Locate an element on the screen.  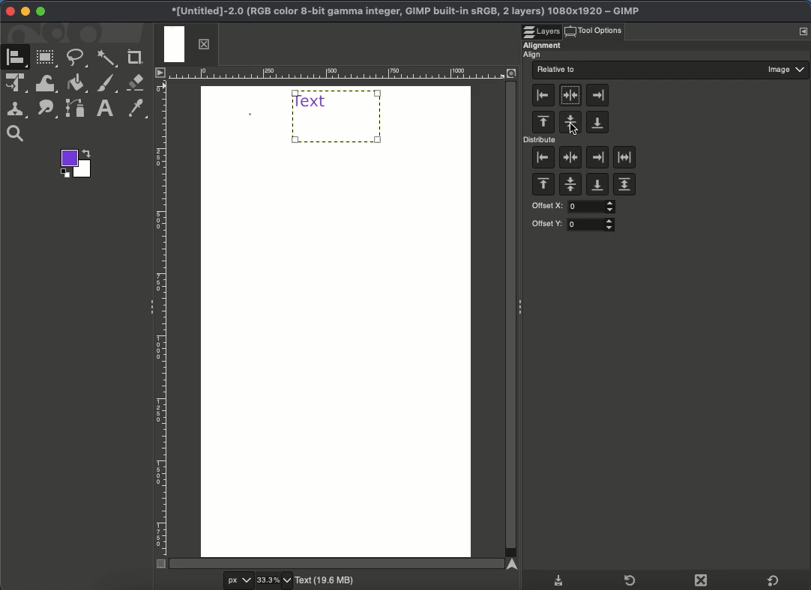
Distribute top edges is located at coordinates (543, 186).